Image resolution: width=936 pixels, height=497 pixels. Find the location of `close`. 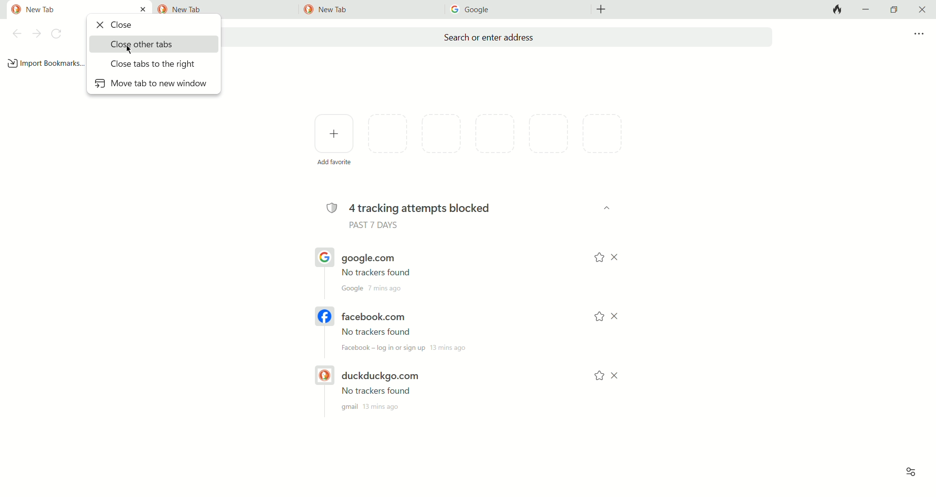

close is located at coordinates (618, 318).